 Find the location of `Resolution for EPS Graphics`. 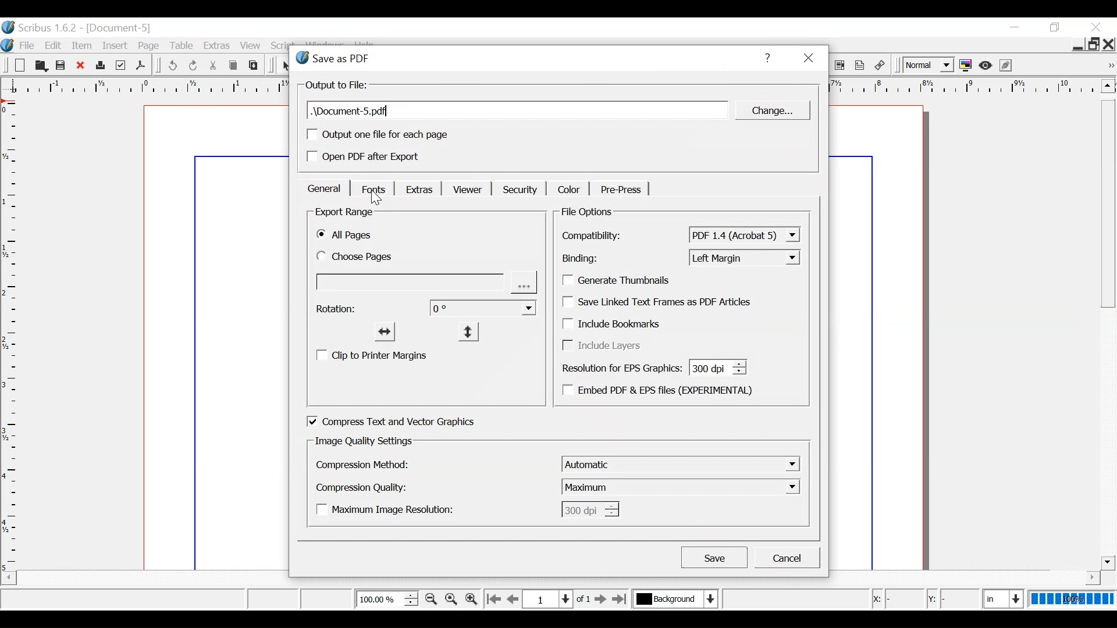

Resolution for EPS Graphics is located at coordinates (652, 366).